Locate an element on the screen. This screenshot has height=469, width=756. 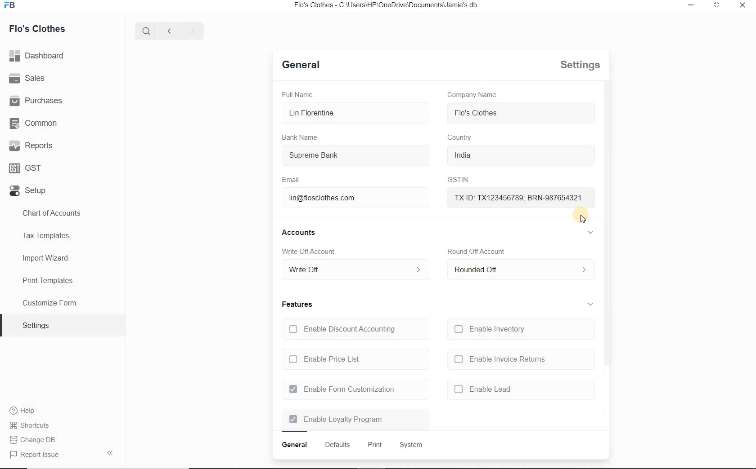
enable lead is located at coordinates (483, 389).